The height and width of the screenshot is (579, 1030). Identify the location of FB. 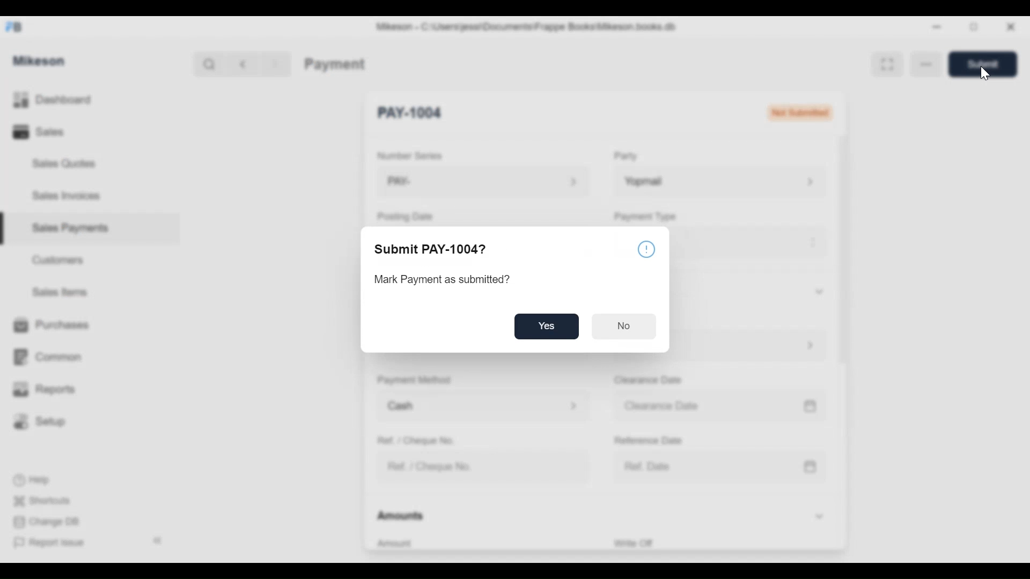
(17, 25).